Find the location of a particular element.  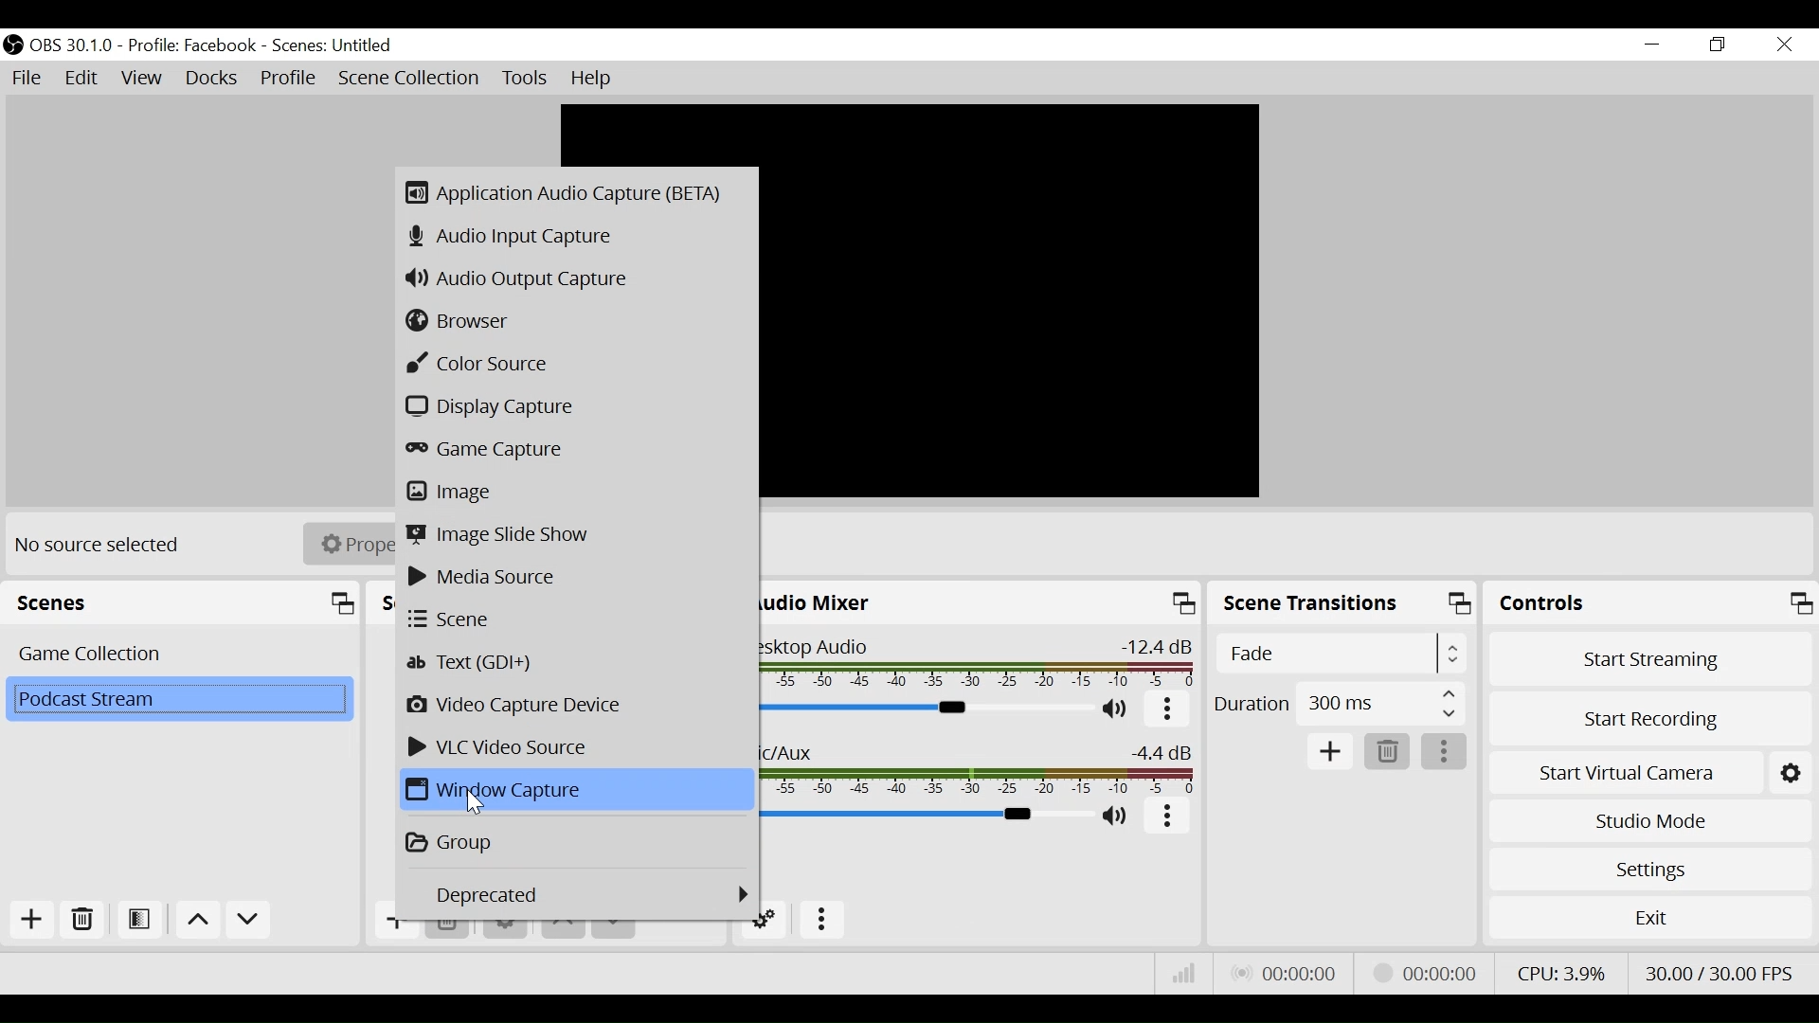

Remove is located at coordinates (450, 929).